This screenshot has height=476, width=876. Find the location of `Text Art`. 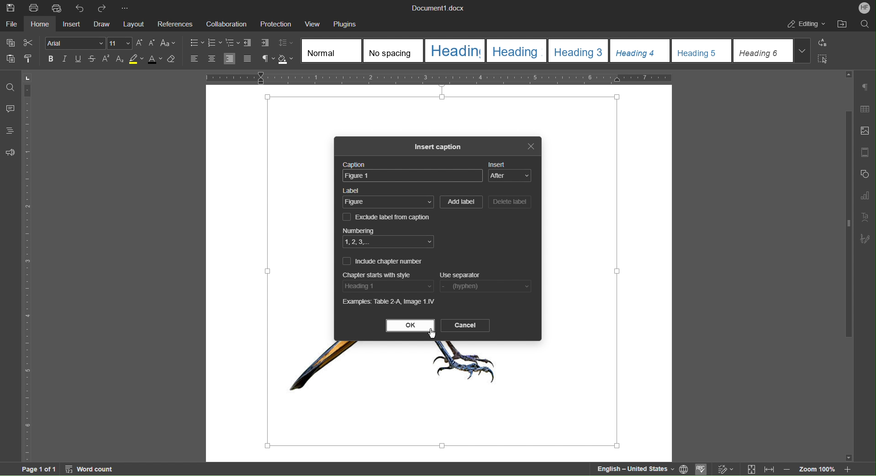

Text Art is located at coordinates (864, 217).